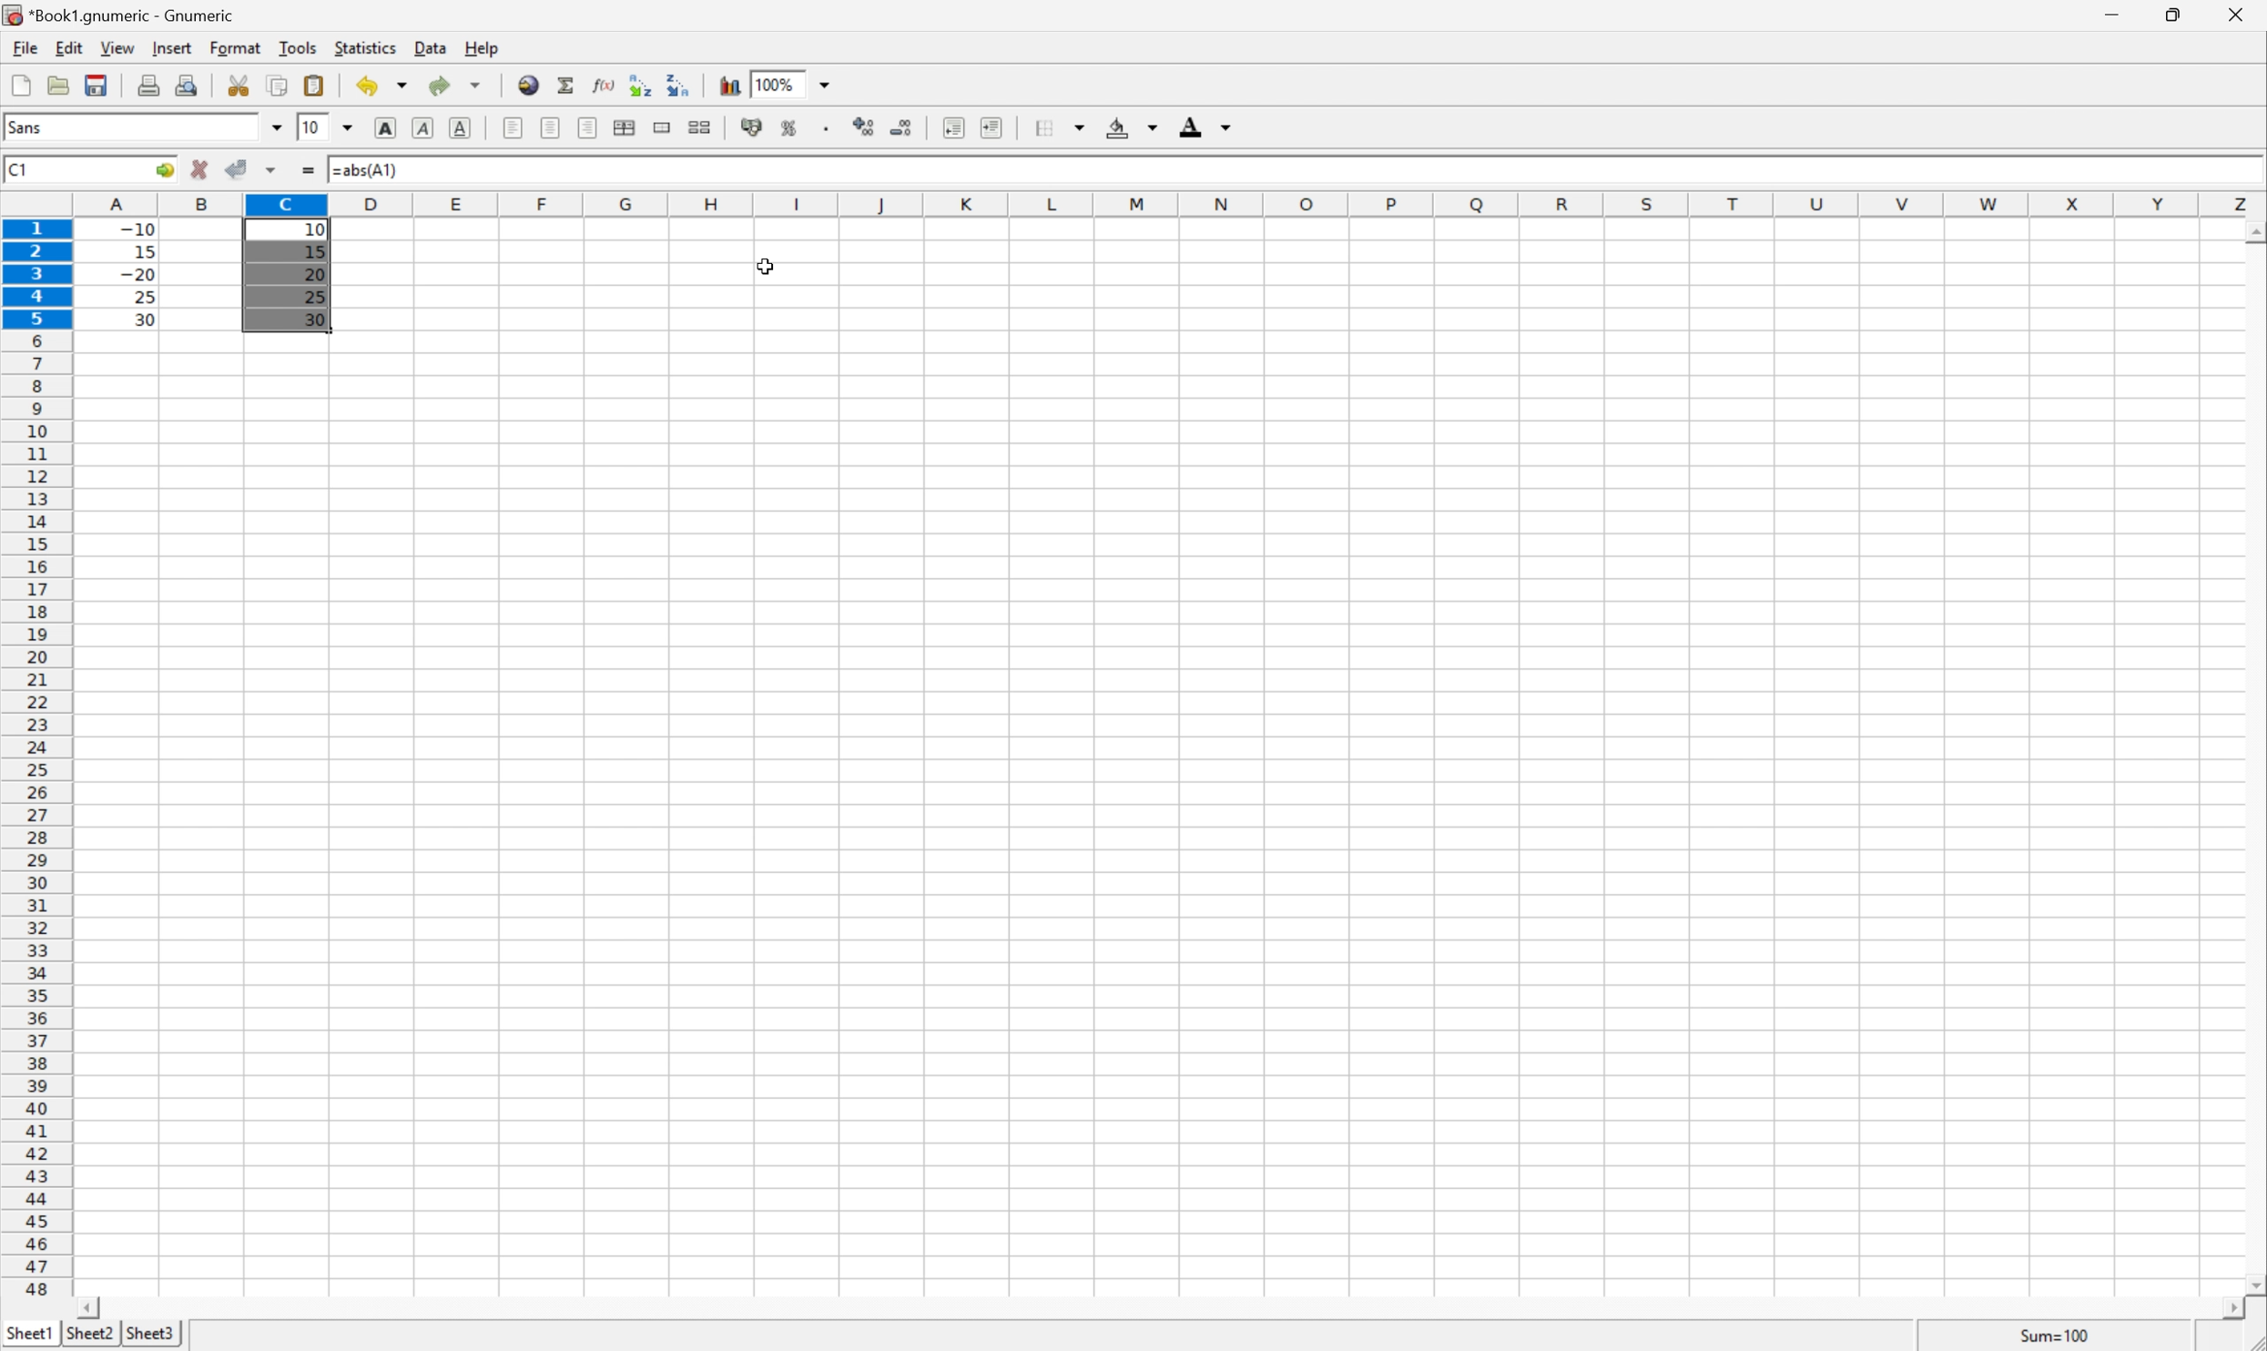 Image resolution: width=2267 pixels, height=1351 pixels. What do you see at coordinates (1189, 130) in the screenshot?
I see `Foreground` at bounding box center [1189, 130].